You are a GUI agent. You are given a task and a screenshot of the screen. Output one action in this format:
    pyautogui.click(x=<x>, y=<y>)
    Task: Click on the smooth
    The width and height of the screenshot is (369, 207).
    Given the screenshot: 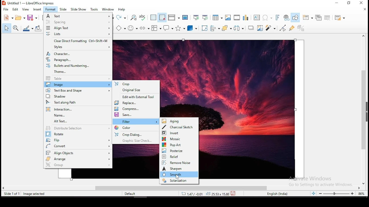 What is the action you would take?
    pyautogui.click(x=179, y=175)
    